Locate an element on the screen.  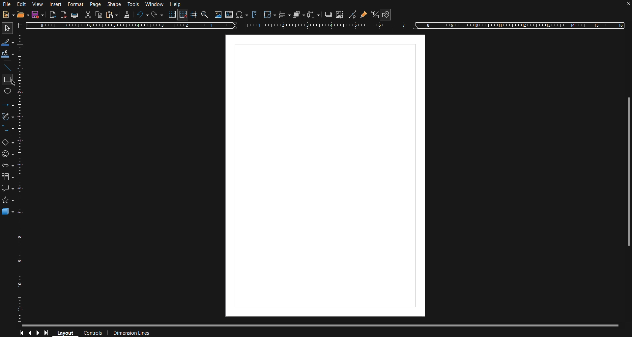
Connectors is located at coordinates (8, 129).